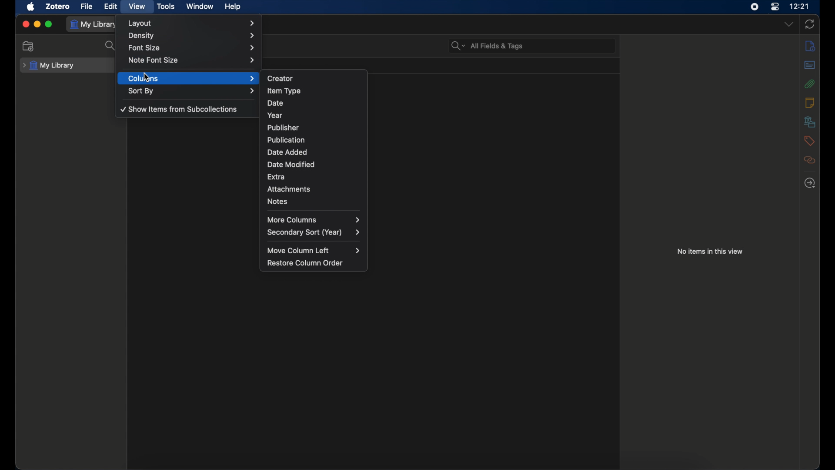 This screenshot has width=835, height=470. Describe the element at coordinates (233, 7) in the screenshot. I see `help` at that location.